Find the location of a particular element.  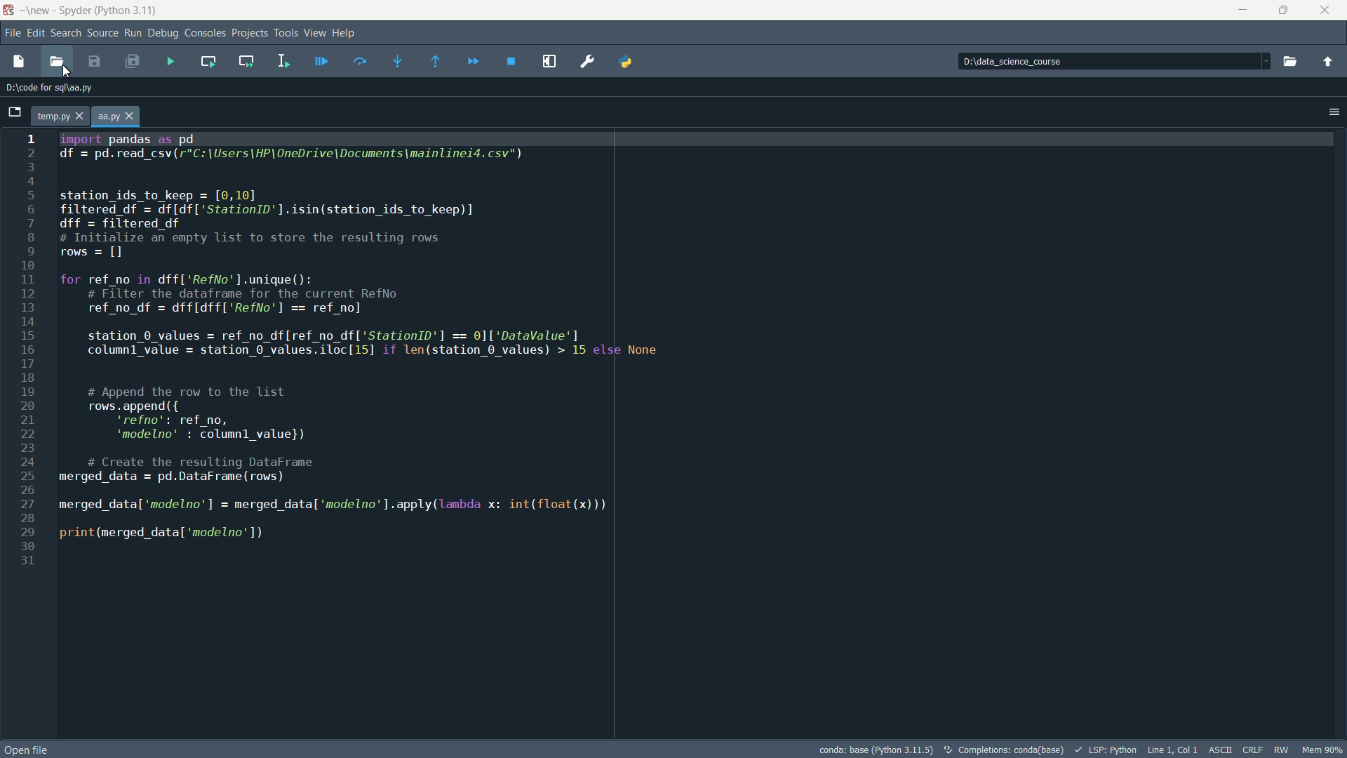

preferences is located at coordinates (587, 62).